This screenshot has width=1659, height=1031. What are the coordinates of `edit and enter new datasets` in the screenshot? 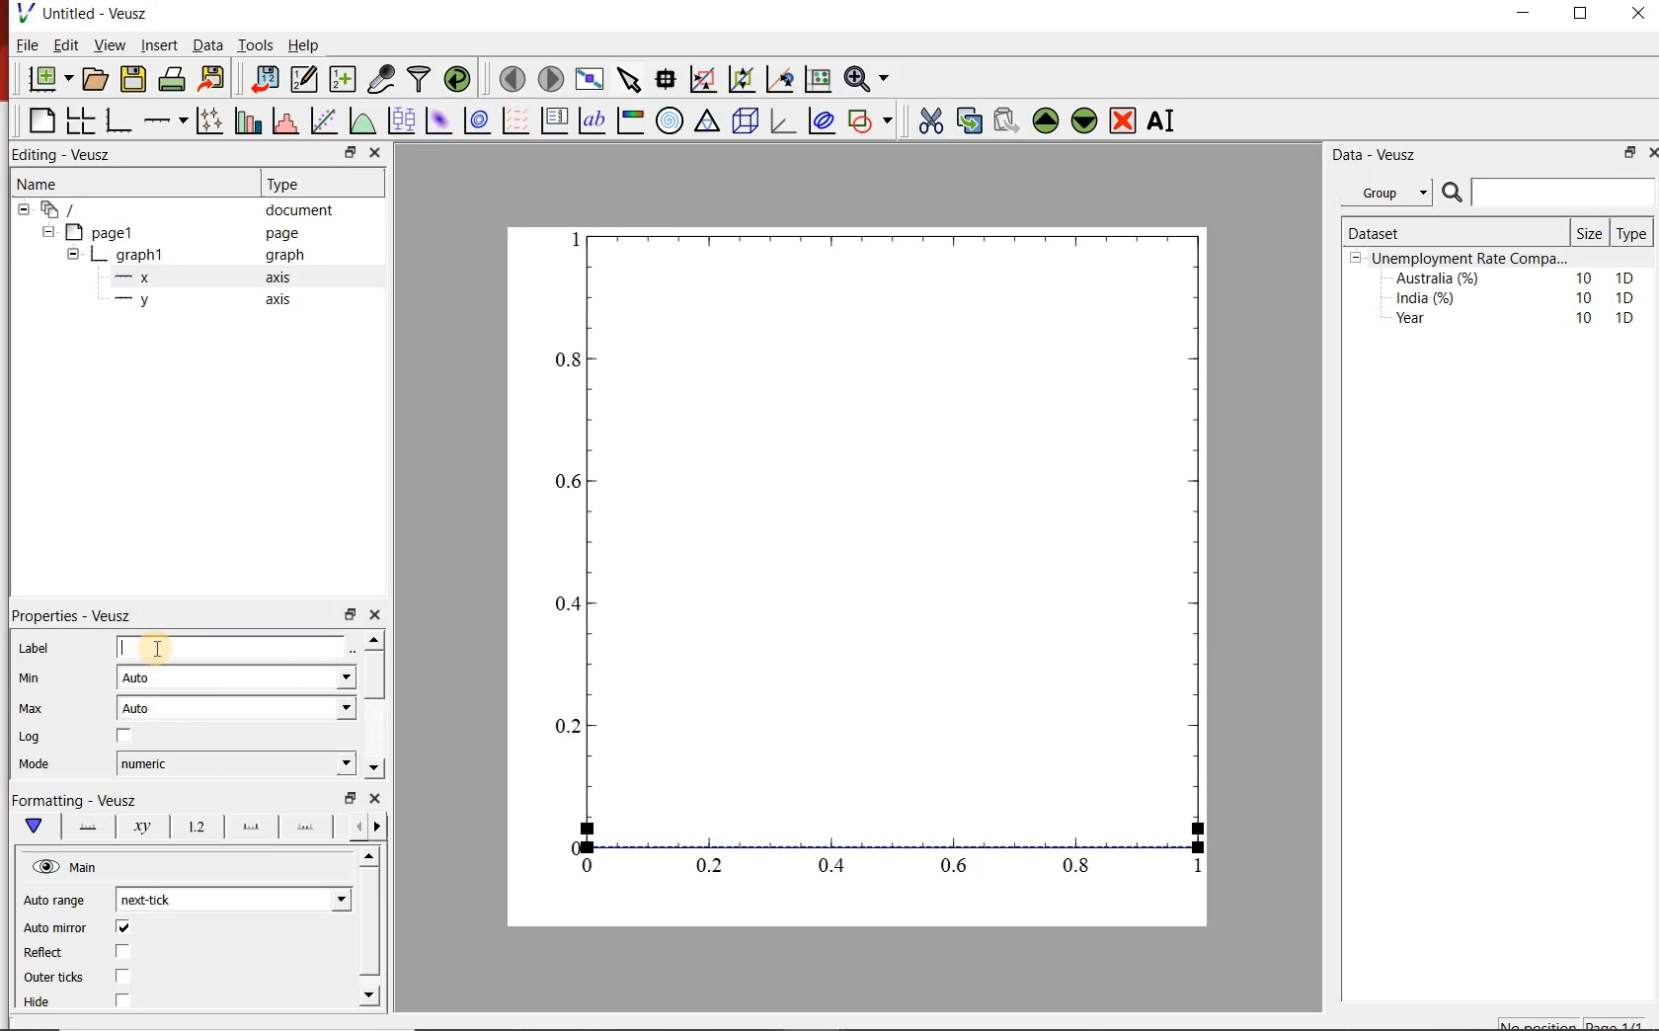 It's located at (306, 77).